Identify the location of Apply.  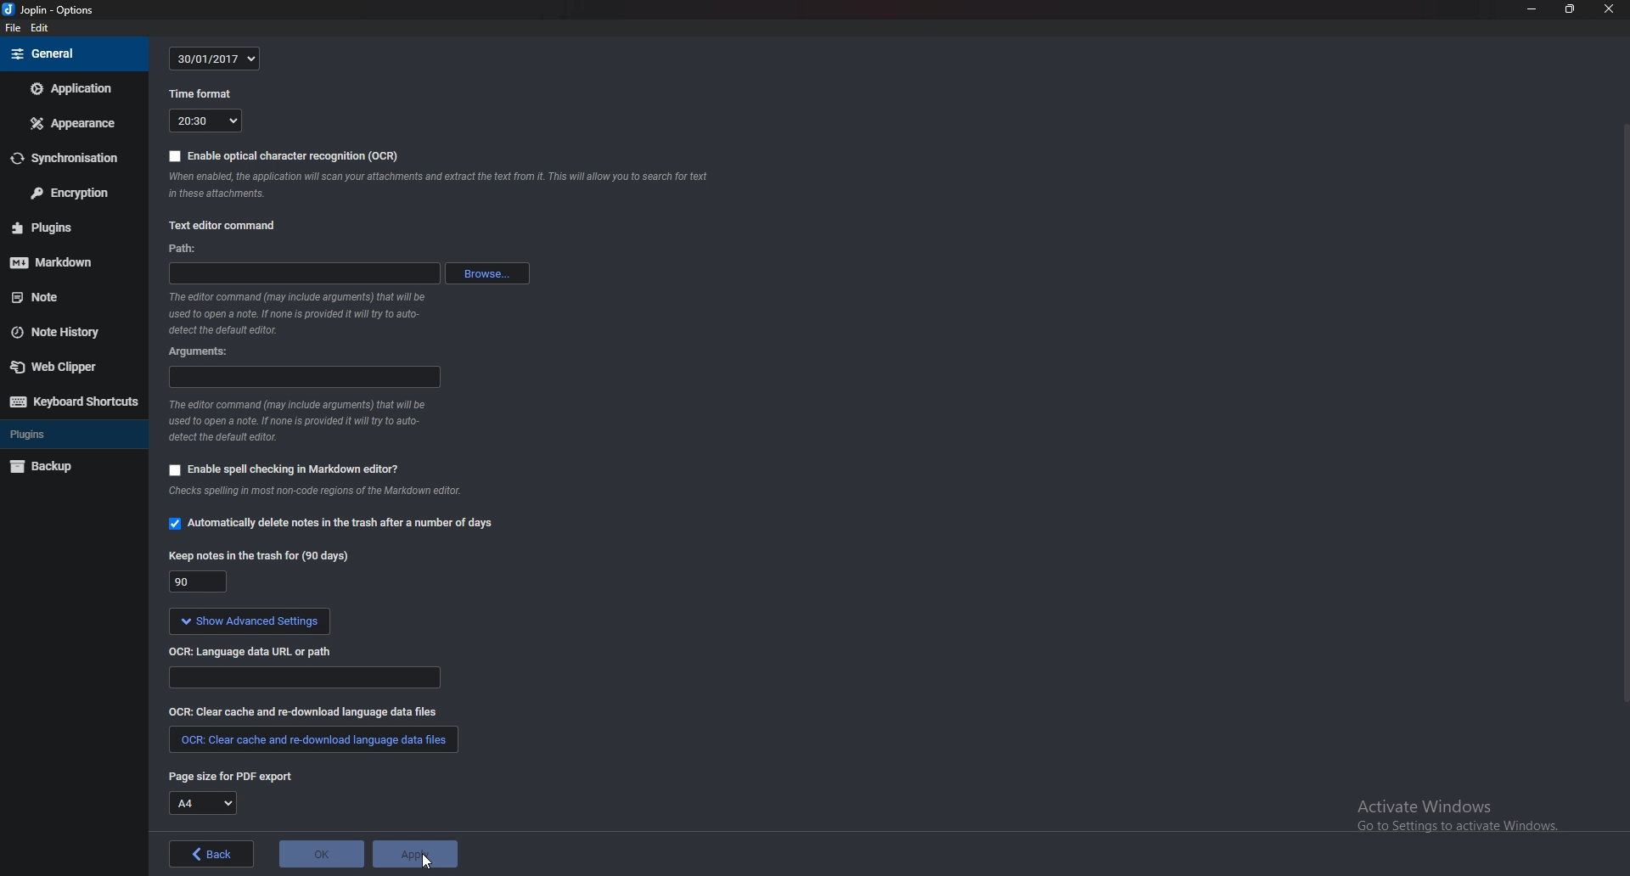
(416, 853).